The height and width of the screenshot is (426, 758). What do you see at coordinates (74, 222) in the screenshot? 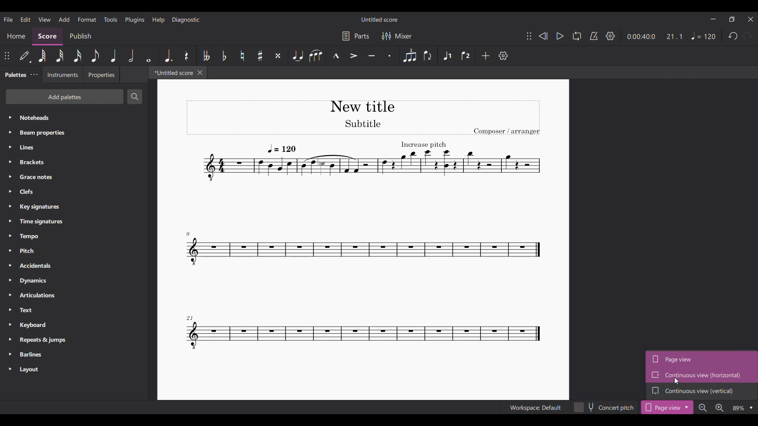
I see `Time signatures` at bounding box center [74, 222].